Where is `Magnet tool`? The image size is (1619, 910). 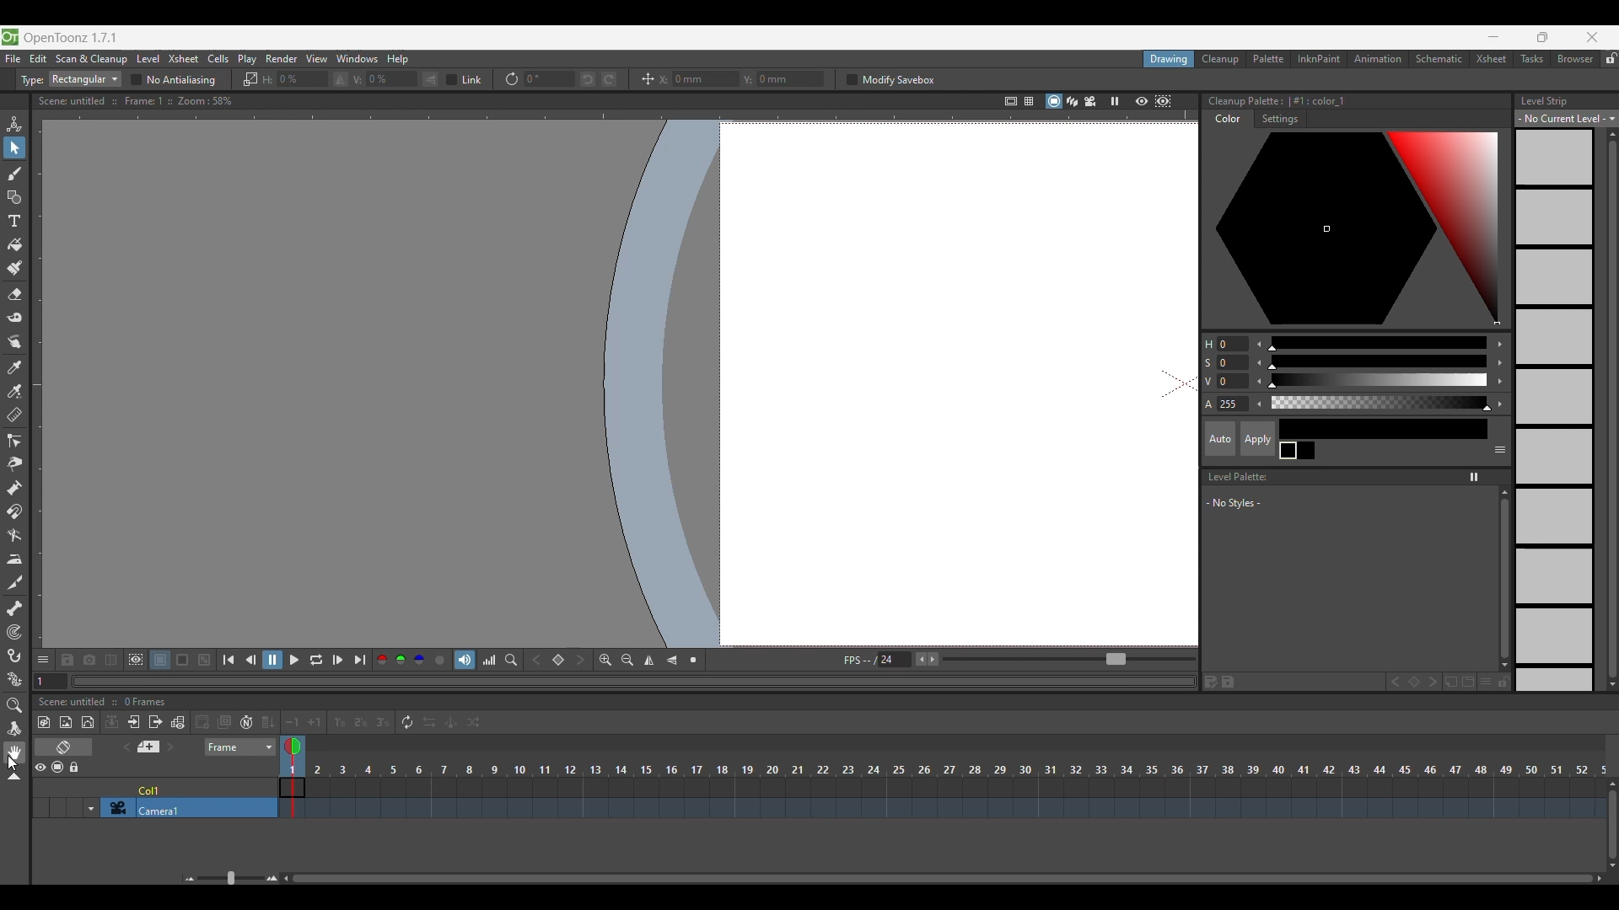
Magnet tool is located at coordinates (14, 511).